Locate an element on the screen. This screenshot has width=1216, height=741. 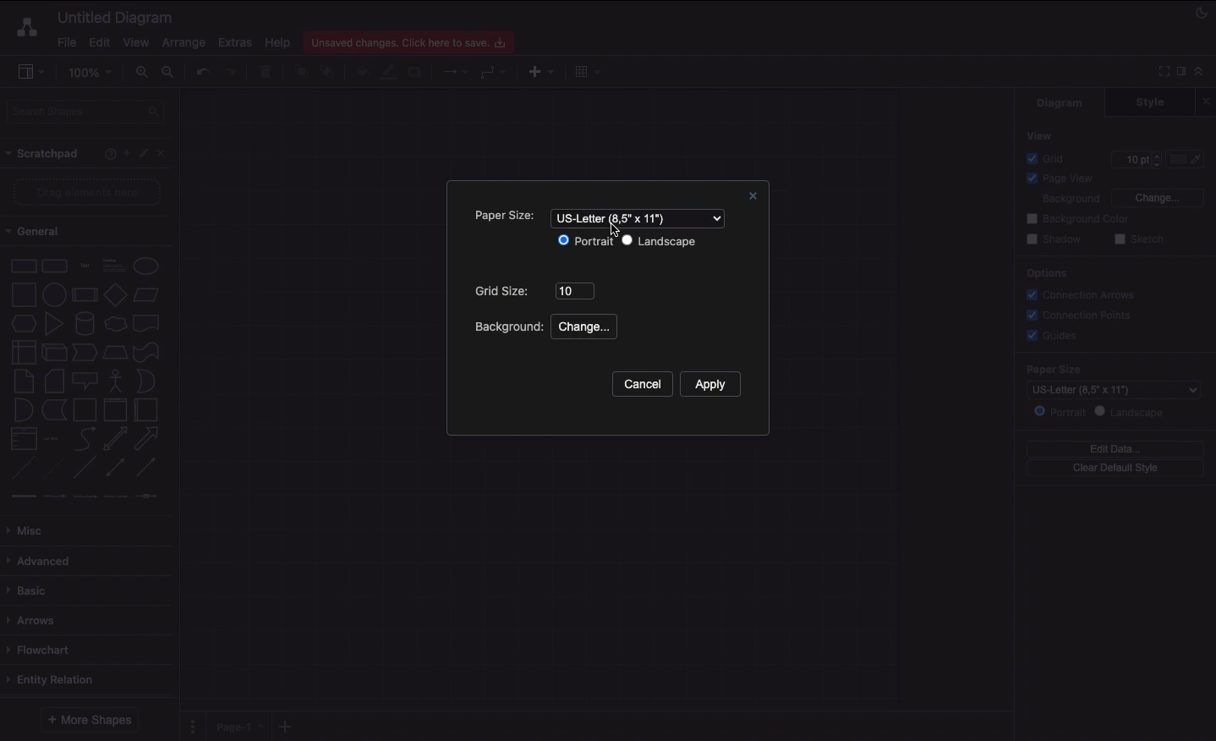
Options is located at coordinates (1045, 272).